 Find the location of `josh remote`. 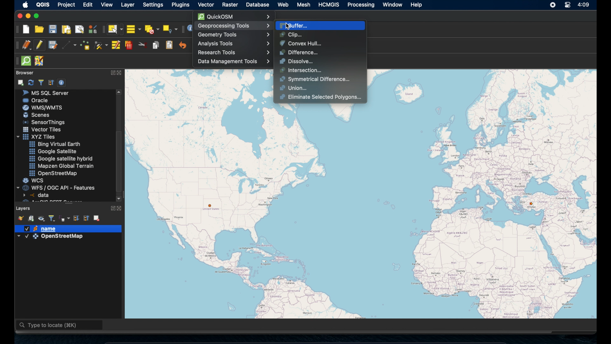

josh remote is located at coordinates (41, 61).